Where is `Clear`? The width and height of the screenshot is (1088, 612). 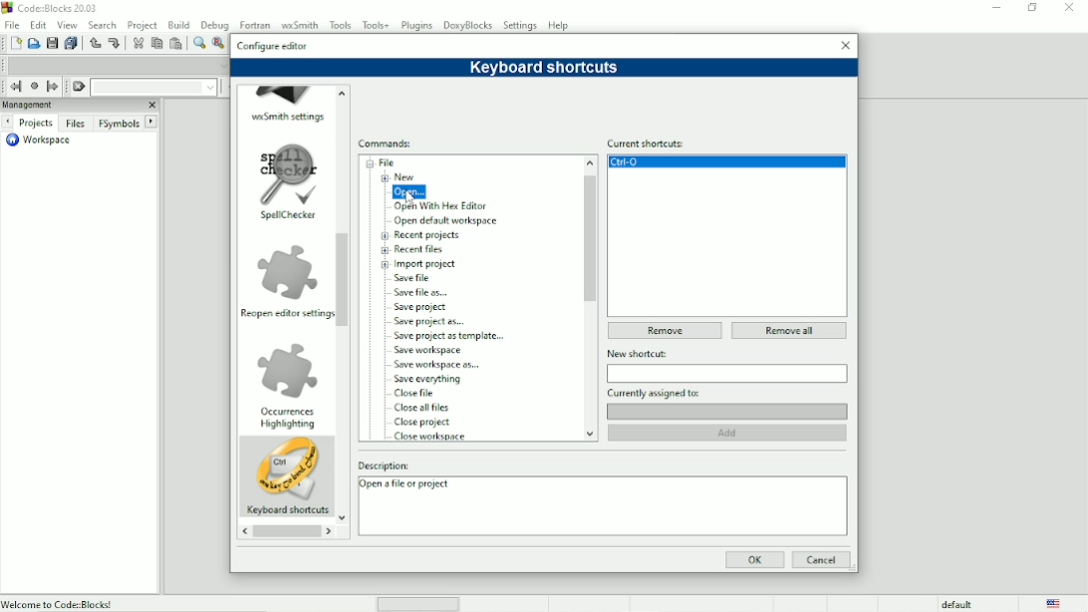
Clear is located at coordinates (79, 87).